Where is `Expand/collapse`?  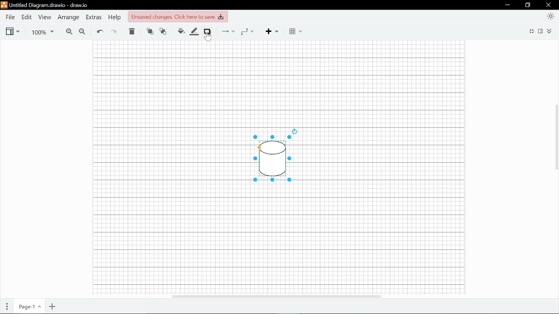 Expand/collapse is located at coordinates (549, 31).